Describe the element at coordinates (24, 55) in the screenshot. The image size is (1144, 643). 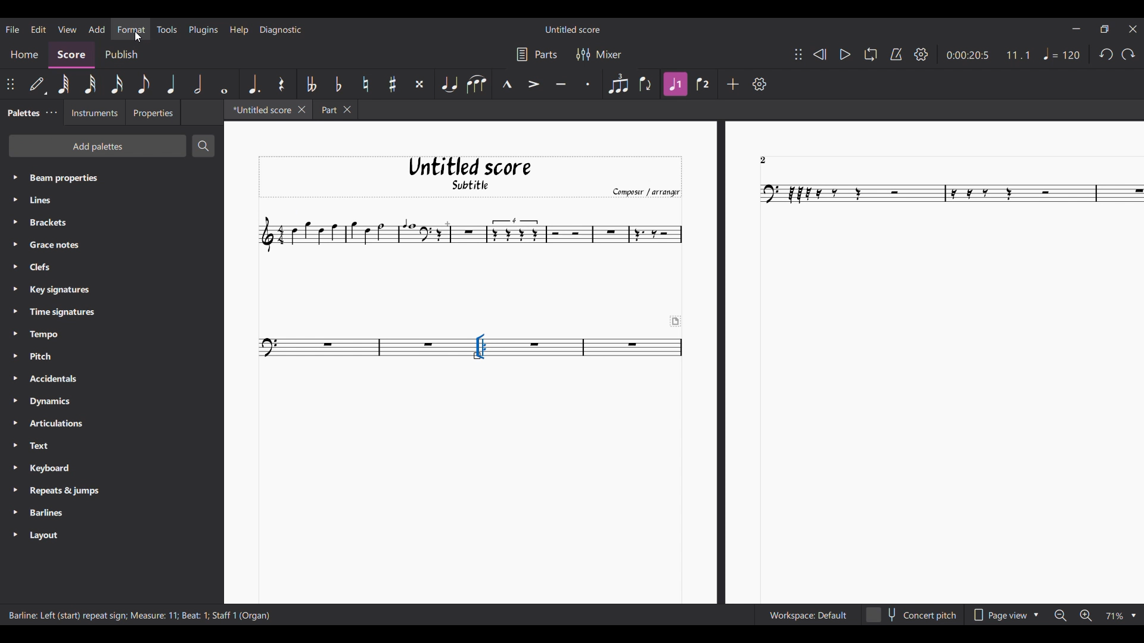
I see `Home` at that location.